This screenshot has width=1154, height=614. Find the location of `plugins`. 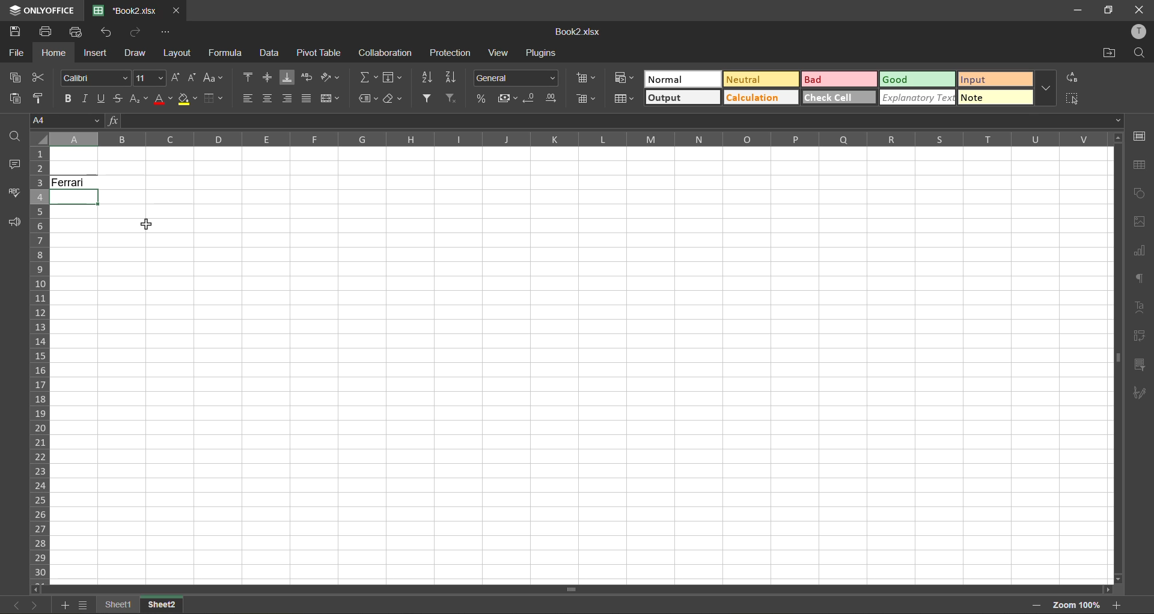

plugins is located at coordinates (541, 53).